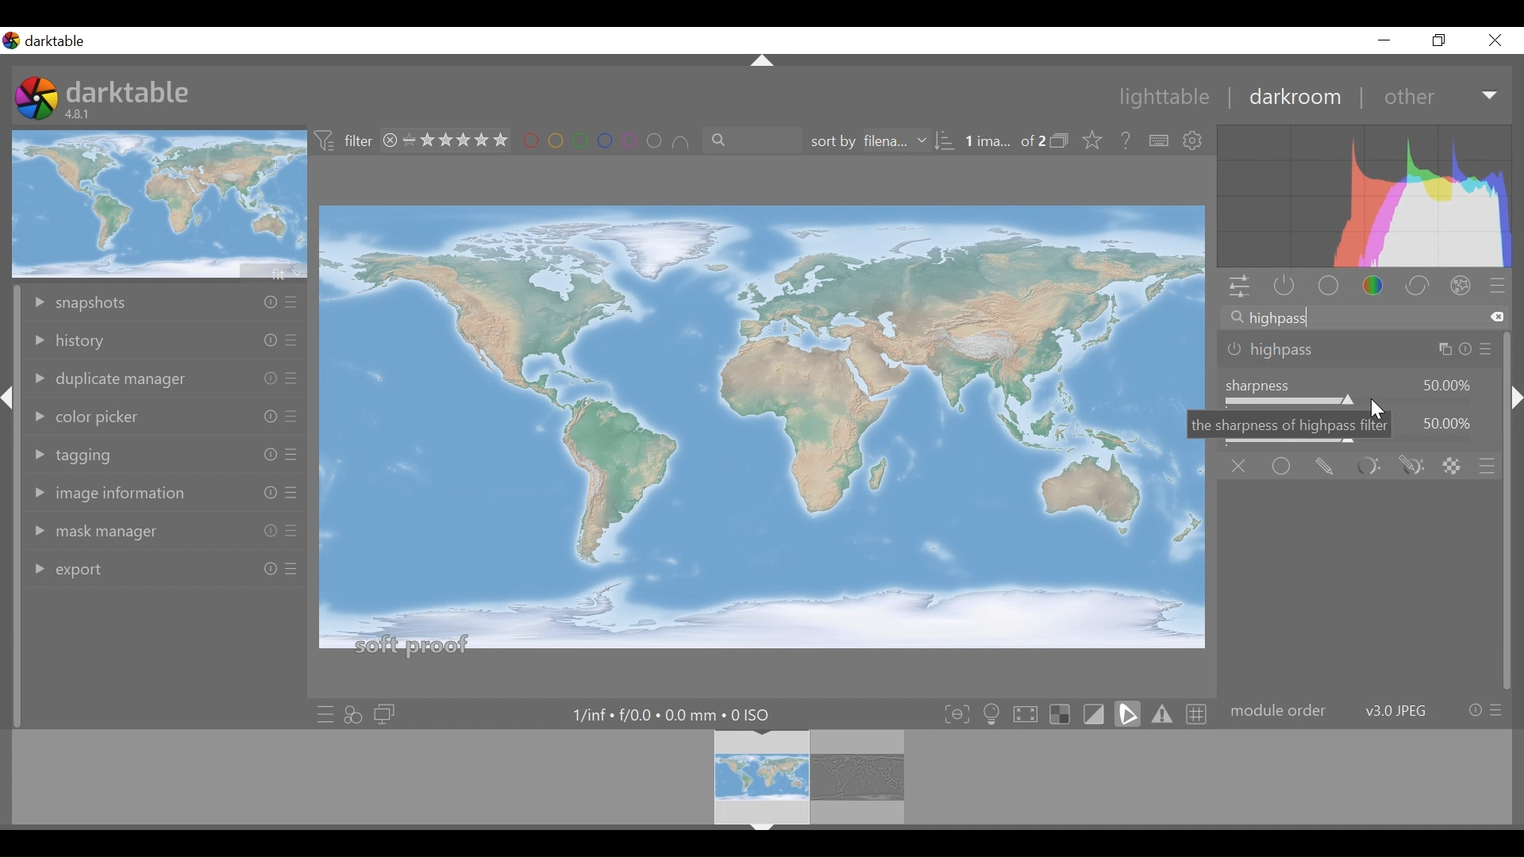 The image size is (1524, 857). I want to click on expand/collapse, so click(761, 60).